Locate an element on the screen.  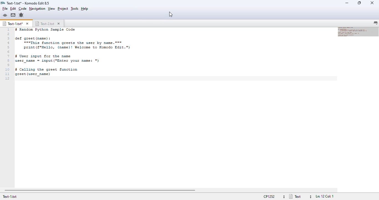
title is located at coordinates (27, 3).